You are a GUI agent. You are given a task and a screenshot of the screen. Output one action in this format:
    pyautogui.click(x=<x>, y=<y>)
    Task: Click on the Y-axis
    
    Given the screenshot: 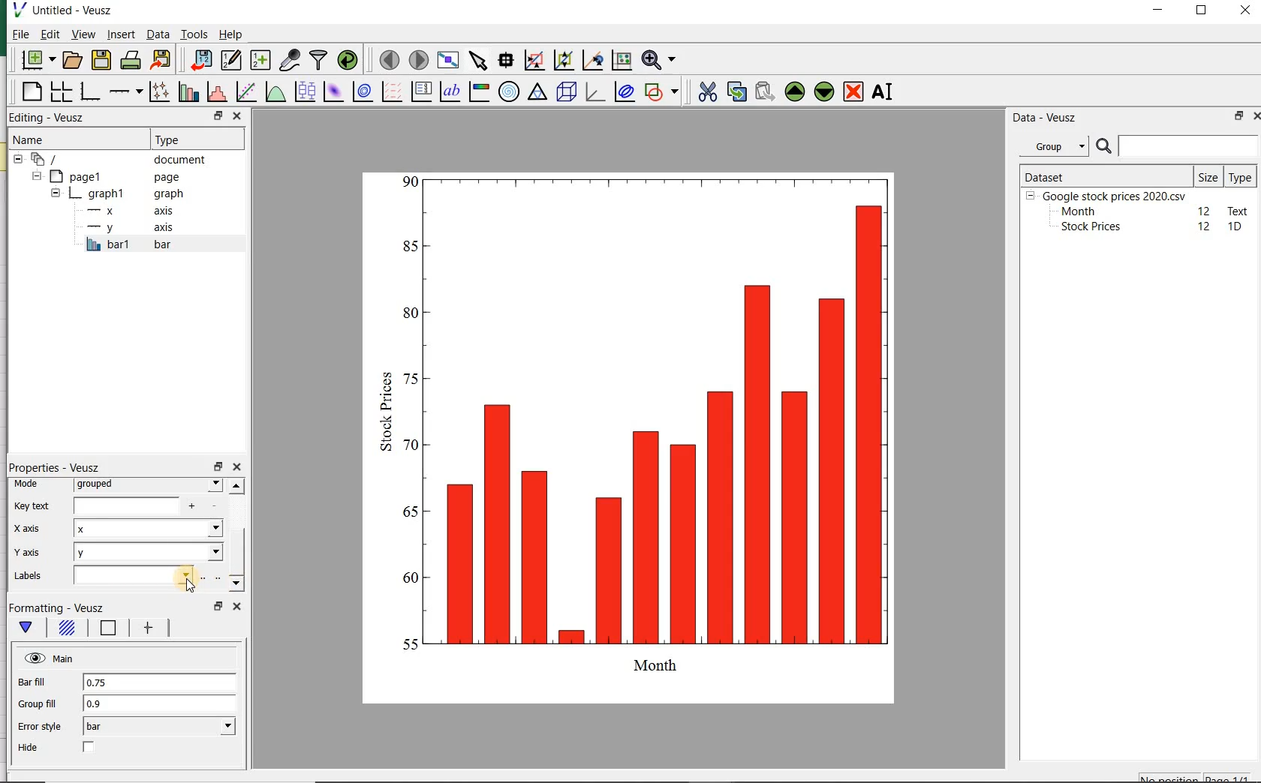 What is the action you would take?
    pyautogui.click(x=30, y=553)
    